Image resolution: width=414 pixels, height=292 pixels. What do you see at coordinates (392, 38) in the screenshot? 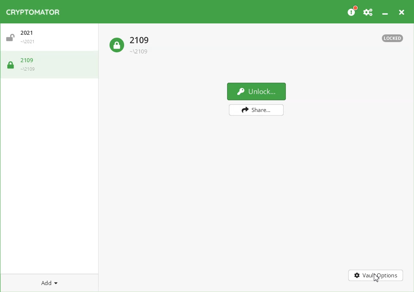
I see `Text` at bounding box center [392, 38].